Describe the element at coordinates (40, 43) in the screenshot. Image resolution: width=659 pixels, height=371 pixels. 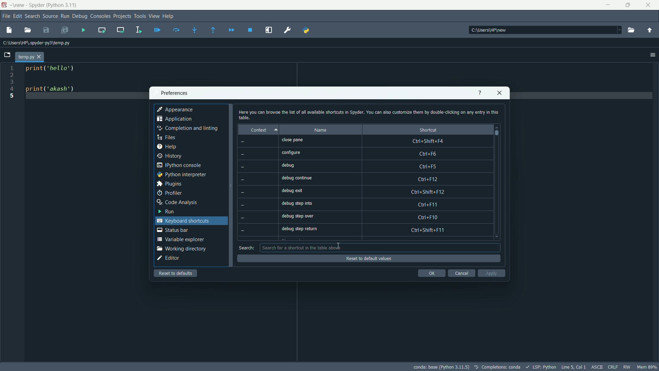
I see `c:\users\hp\.spyder-py3\temp.py` at that location.